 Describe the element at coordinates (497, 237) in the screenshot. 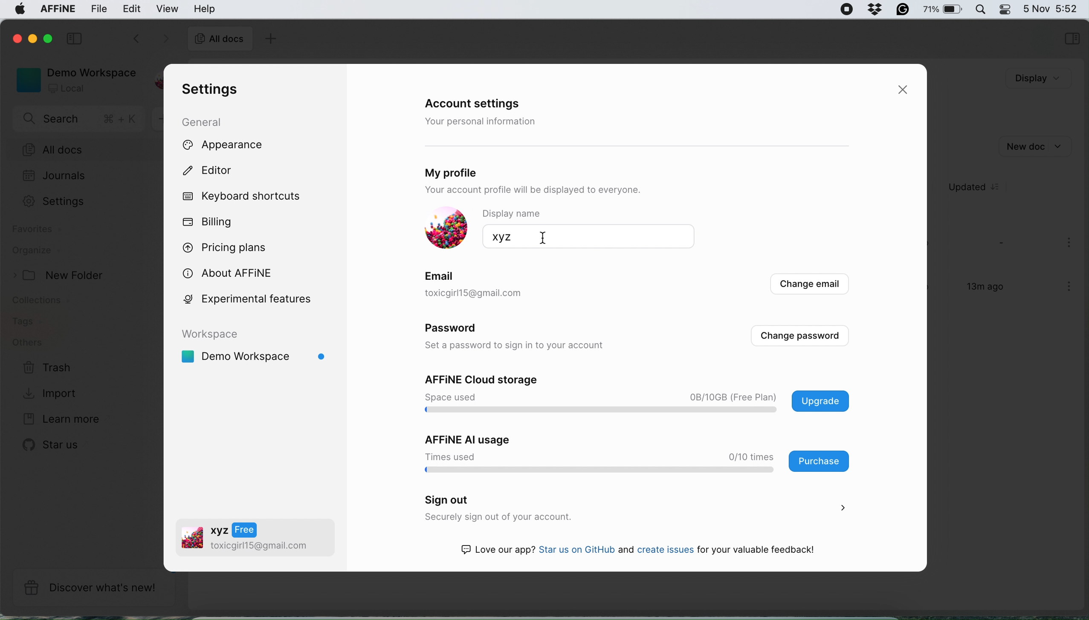

I see `xyz` at that location.